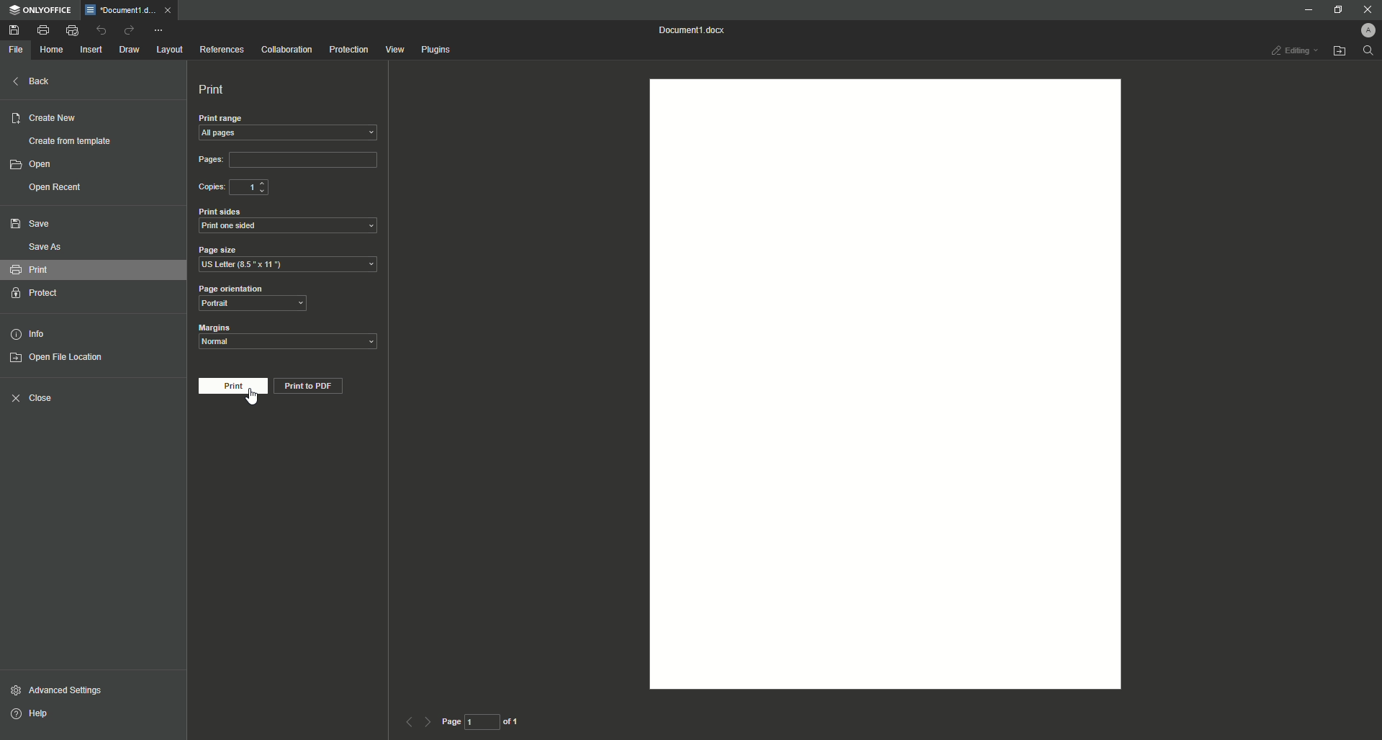 Image resolution: width=1382 pixels, height=740 pixels. Describe the element at coordinates (102, 30) in the screenshot. I see `Undo` at that location.